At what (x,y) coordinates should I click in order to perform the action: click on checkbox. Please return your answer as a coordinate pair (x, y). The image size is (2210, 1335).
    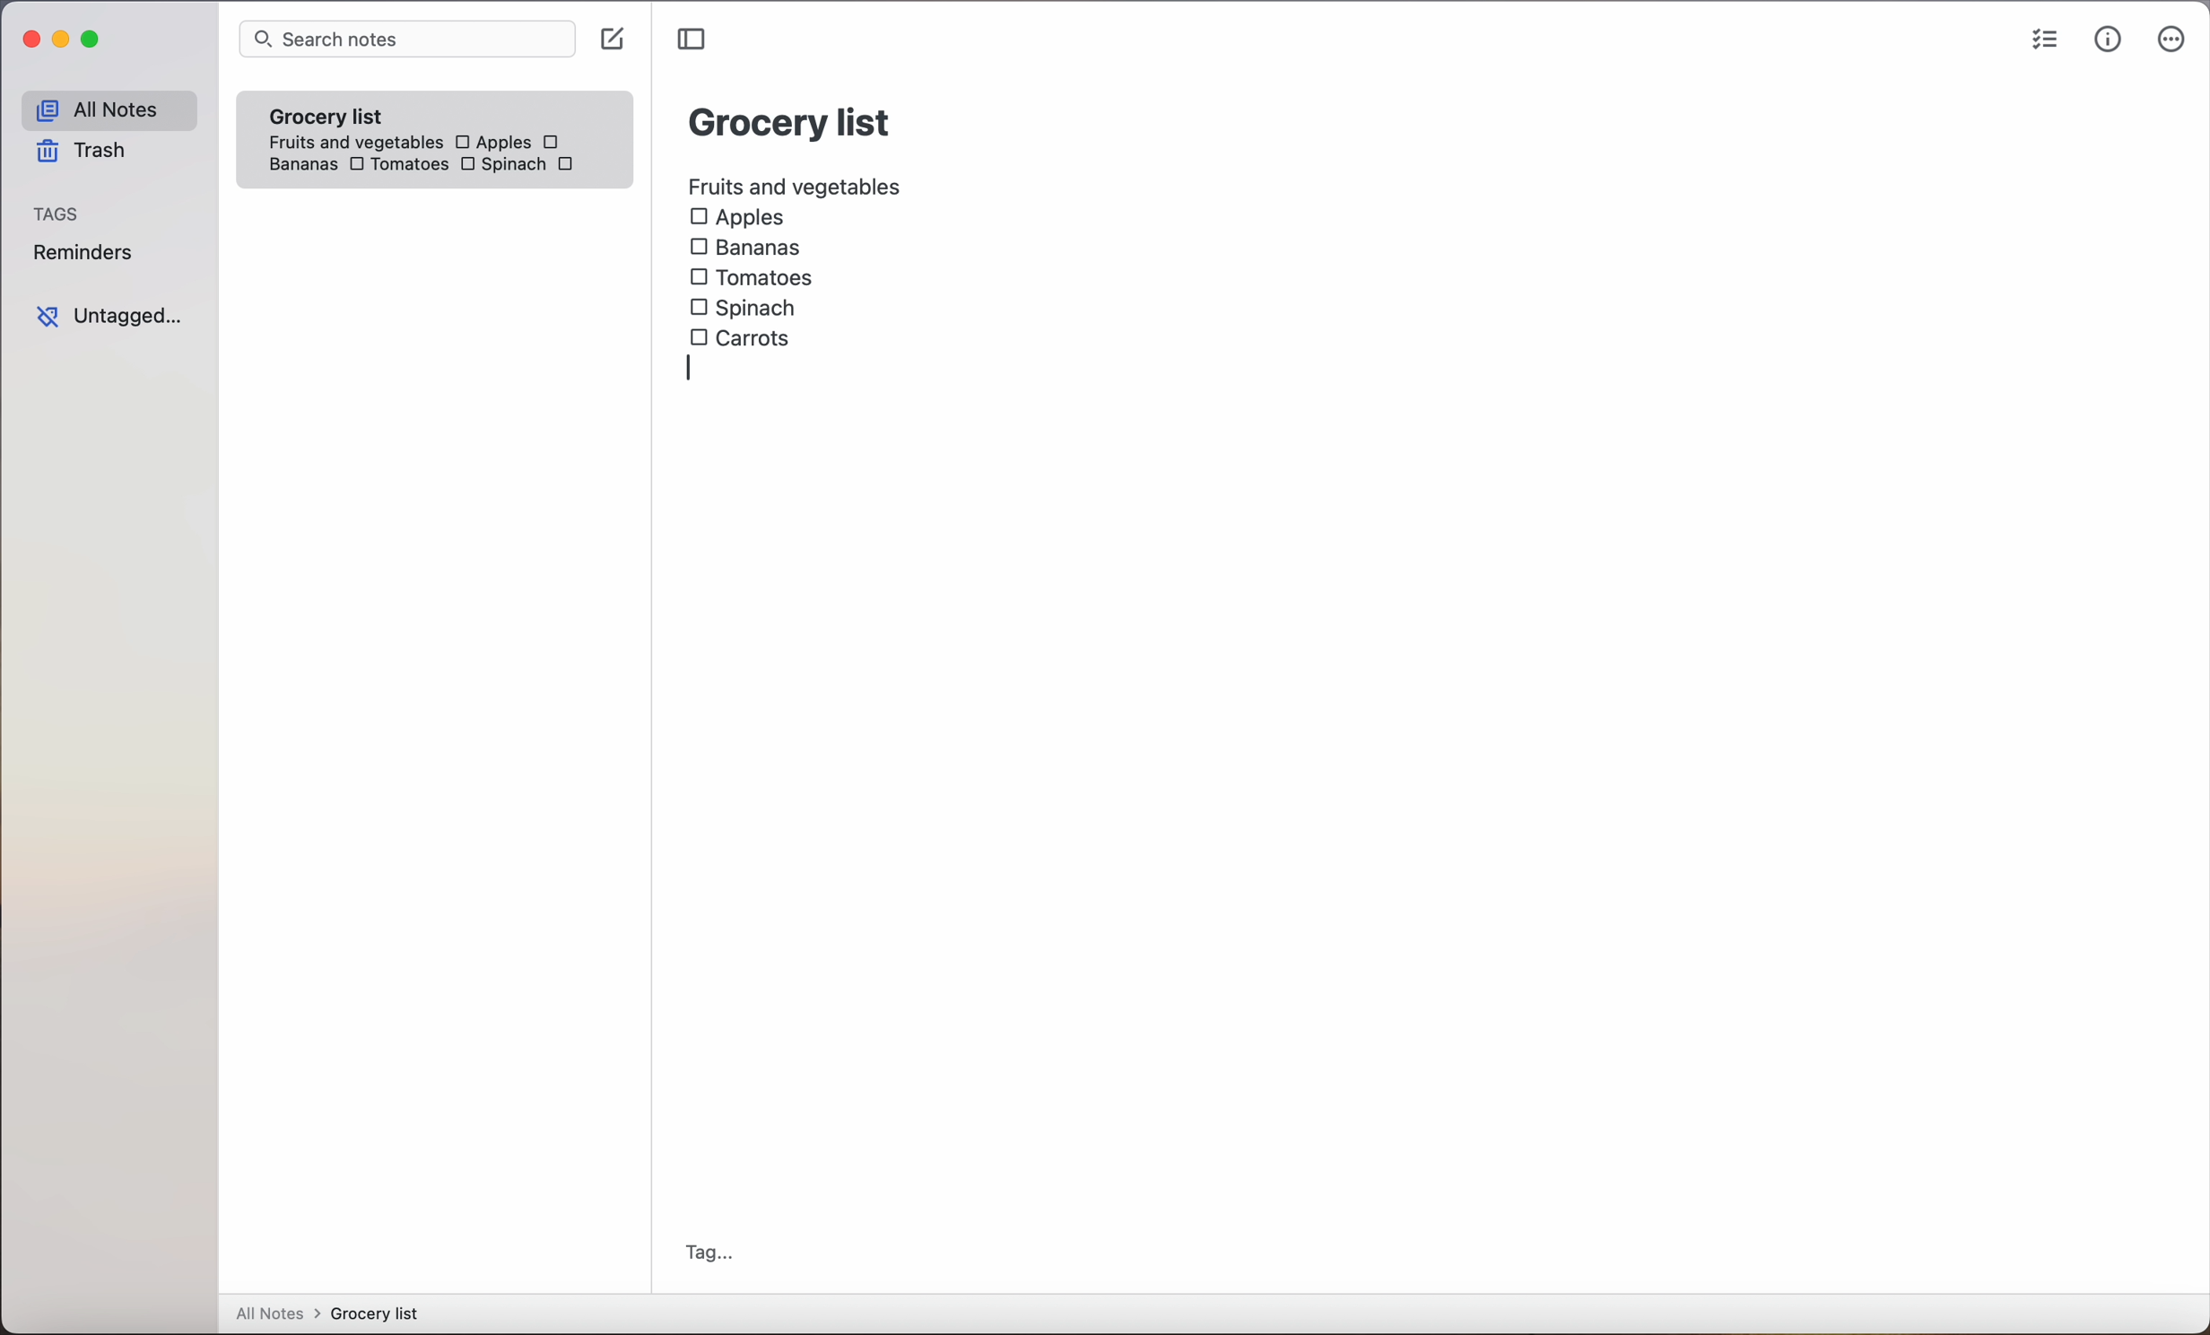
    Looking at the image, I should click on (554, 142).